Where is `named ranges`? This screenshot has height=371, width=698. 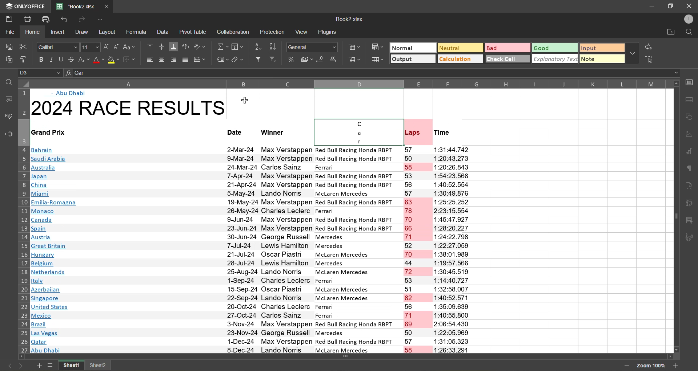
named ranges is located at coordinates (222, 60).